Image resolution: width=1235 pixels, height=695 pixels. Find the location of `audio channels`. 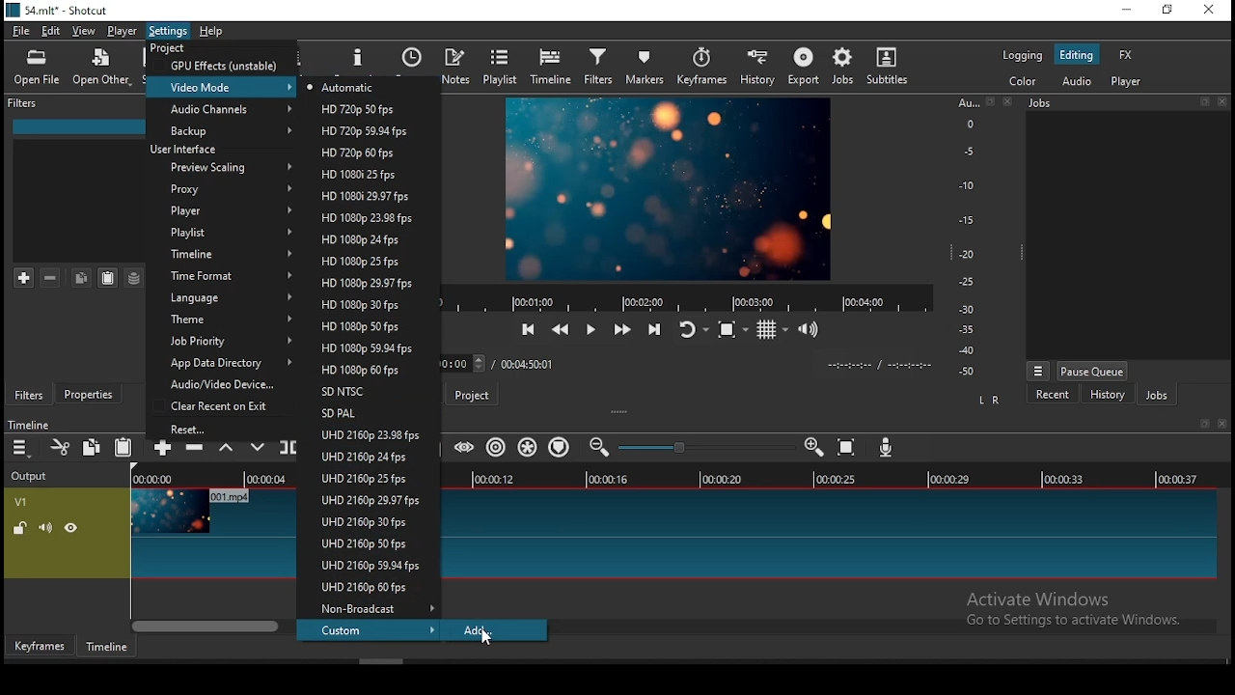

audio channels is located at coordinates (224, 109).